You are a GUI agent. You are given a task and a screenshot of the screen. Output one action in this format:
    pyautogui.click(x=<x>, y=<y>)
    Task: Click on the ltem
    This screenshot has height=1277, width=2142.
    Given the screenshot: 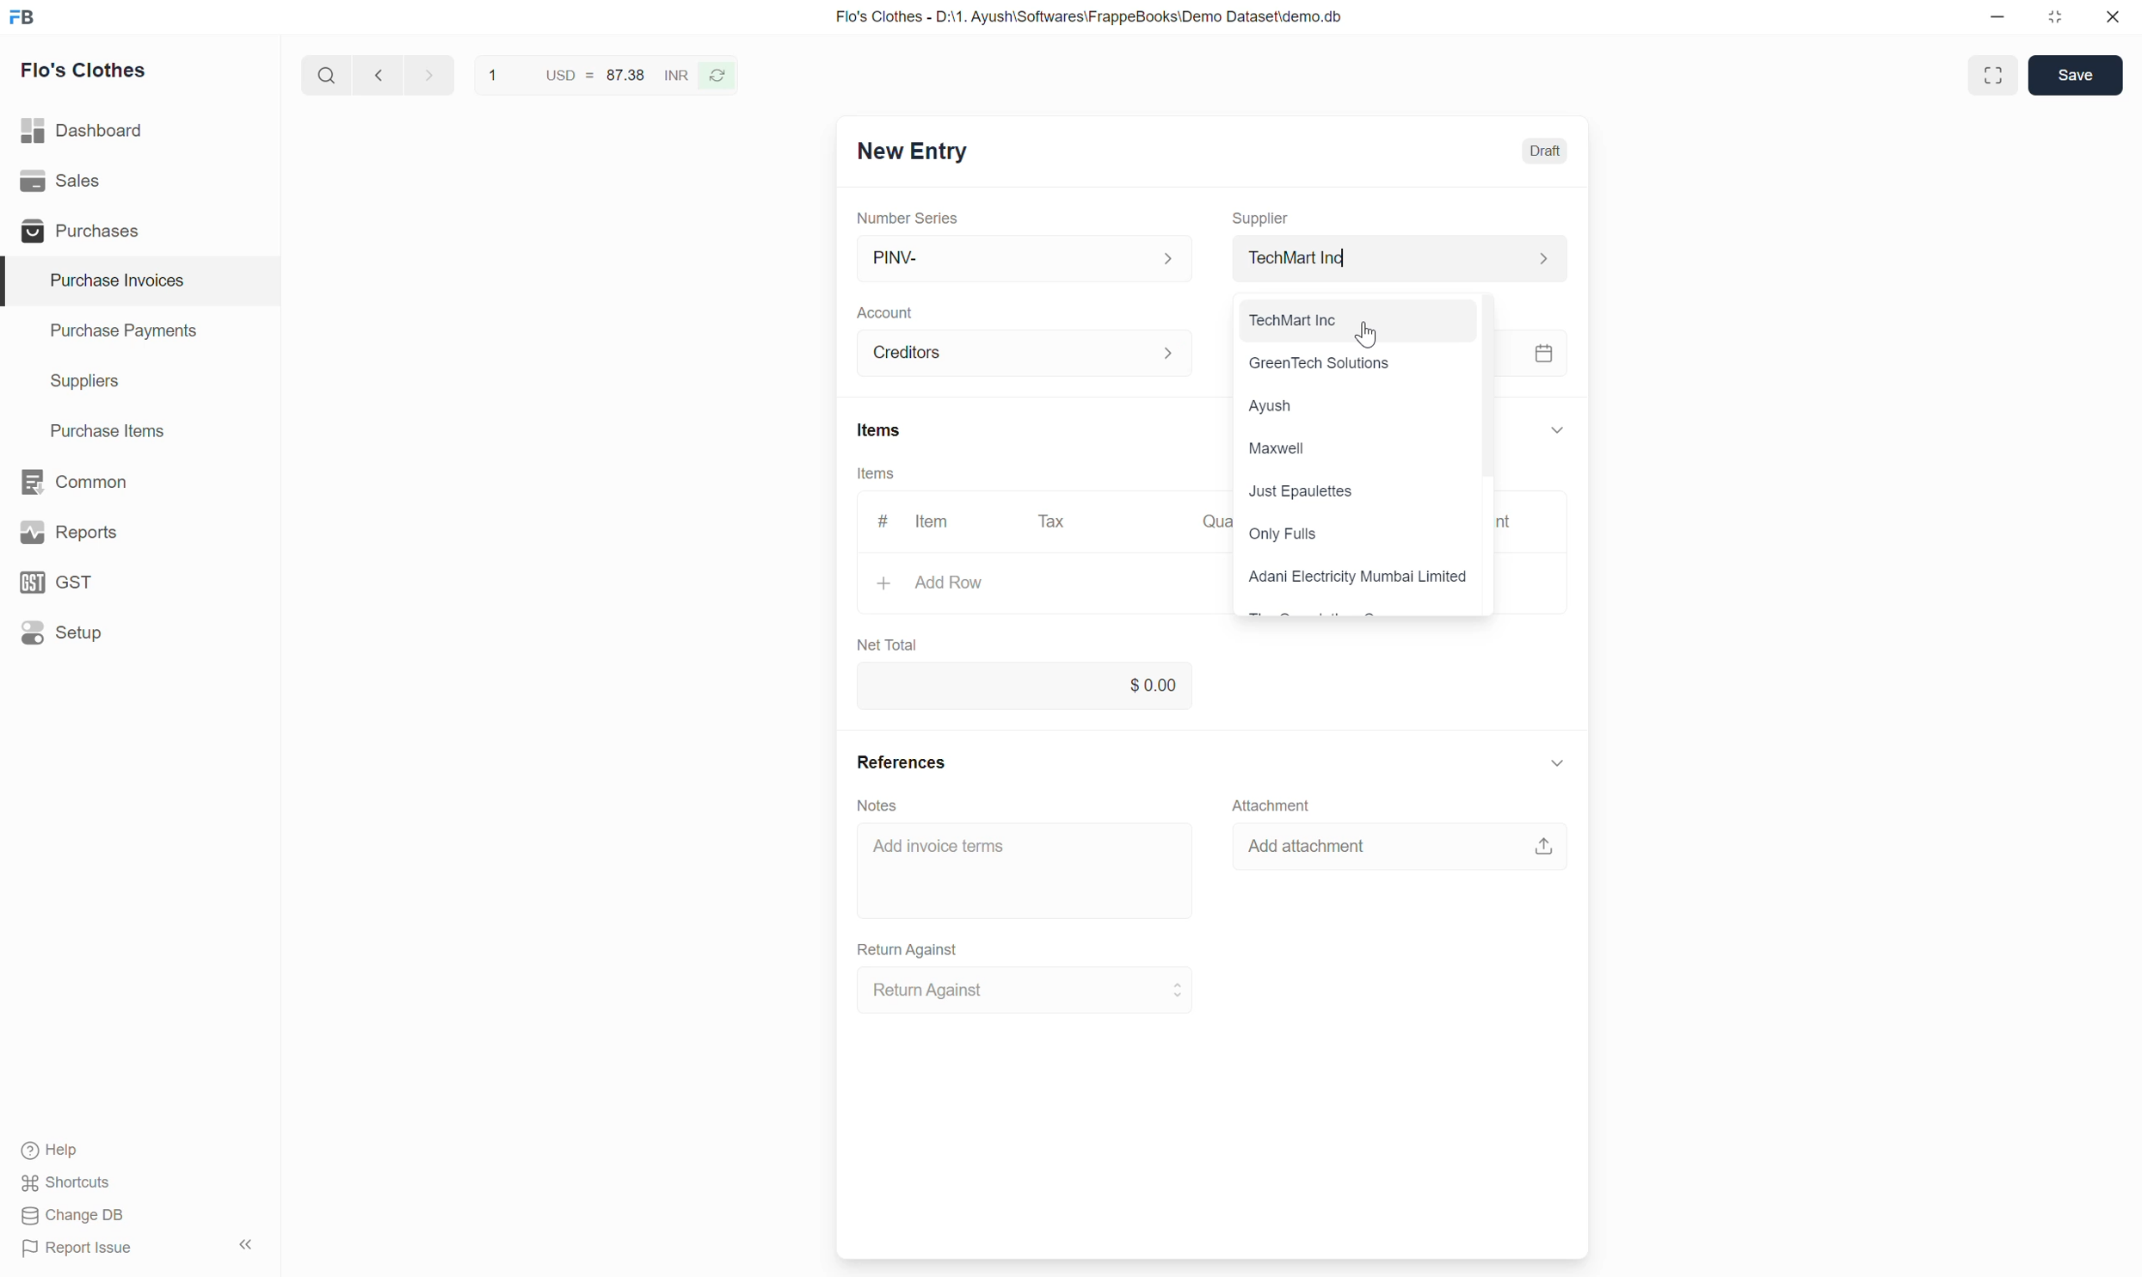 What is the action you would take?
    pyautogui.click(x=936, y=524)
    